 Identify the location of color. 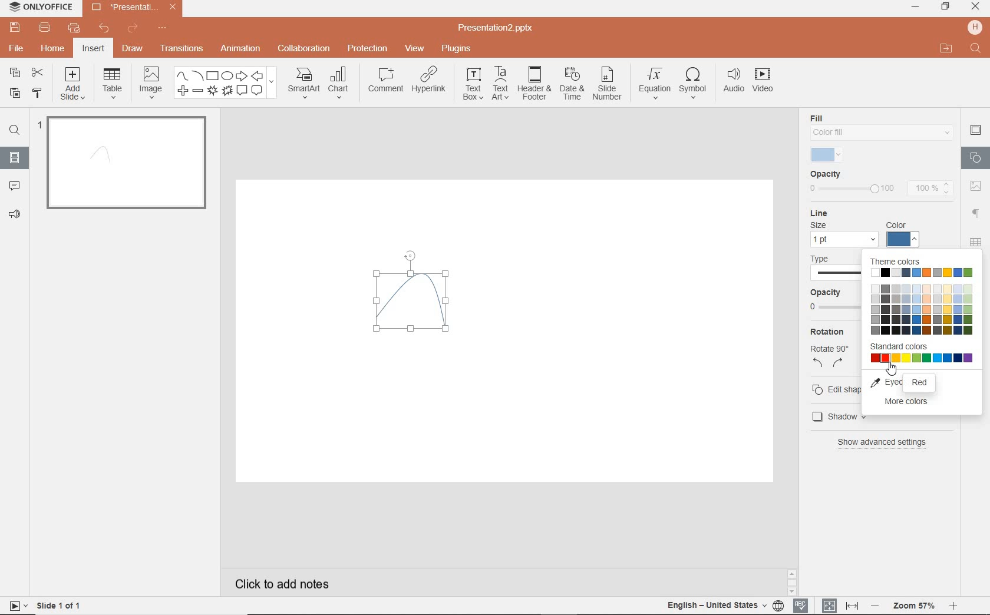
(903, 234).